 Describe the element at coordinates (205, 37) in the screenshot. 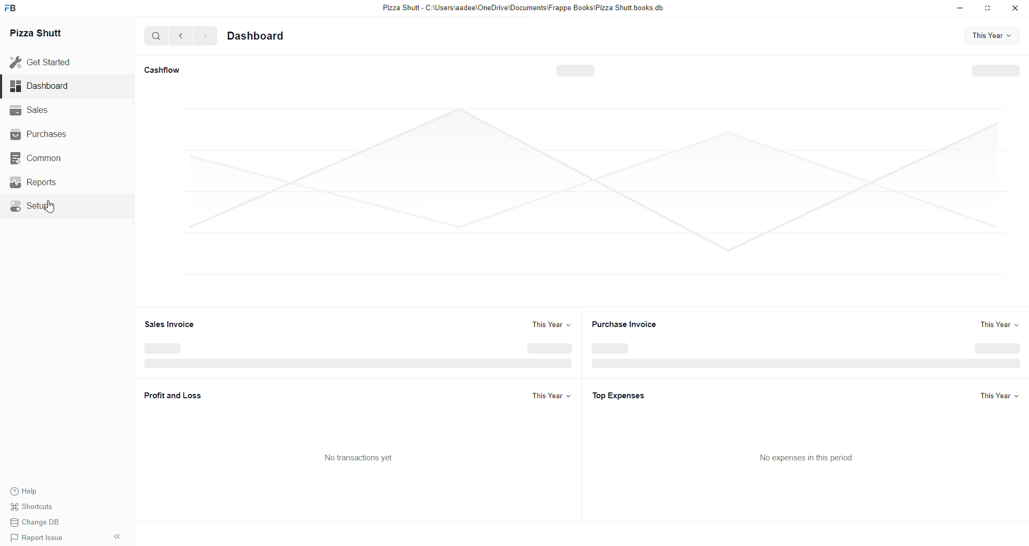

I see `go forward ` at that location.